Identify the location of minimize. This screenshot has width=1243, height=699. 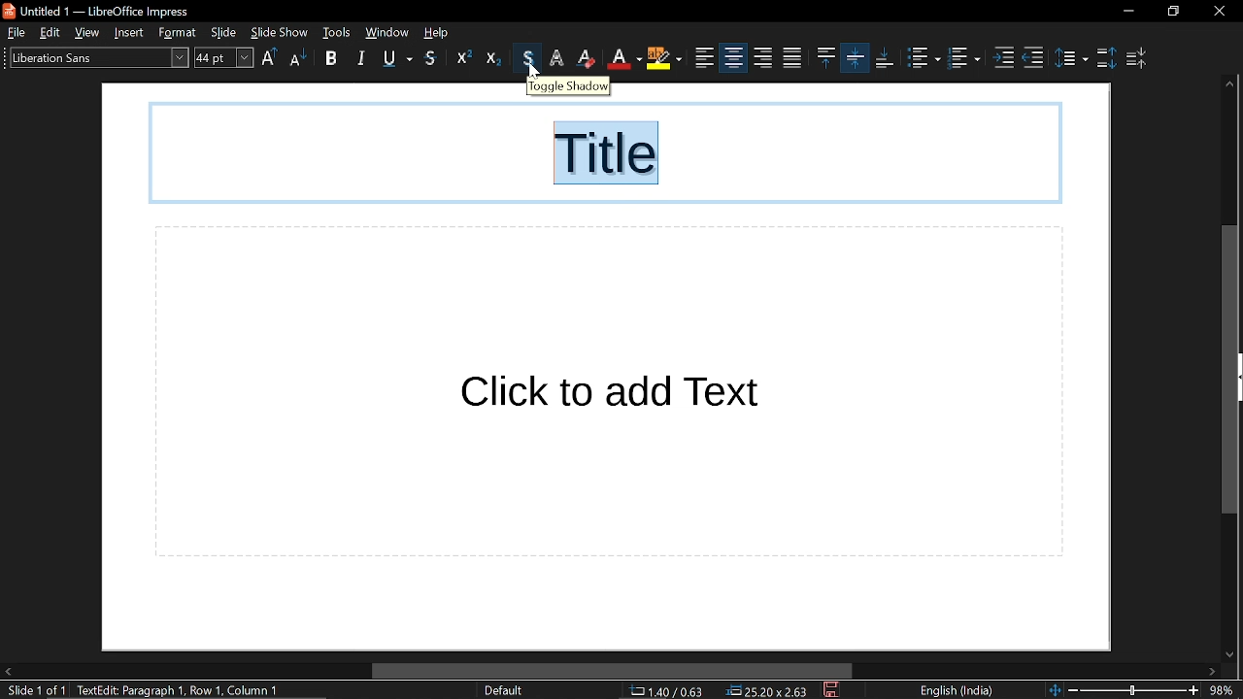
(1127, 12).